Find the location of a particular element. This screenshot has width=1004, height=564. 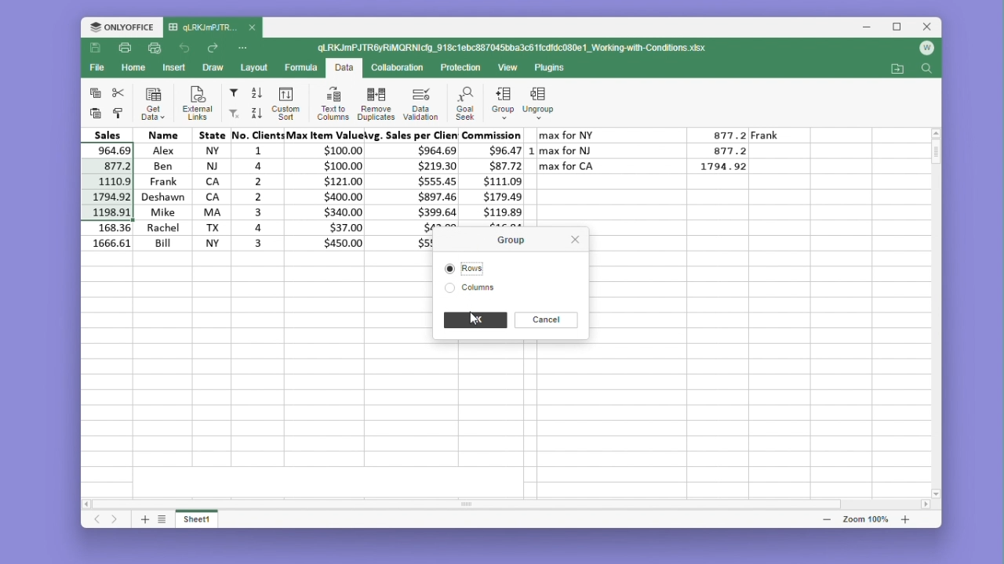

Previous sheet is located at coordinates (98, 520).